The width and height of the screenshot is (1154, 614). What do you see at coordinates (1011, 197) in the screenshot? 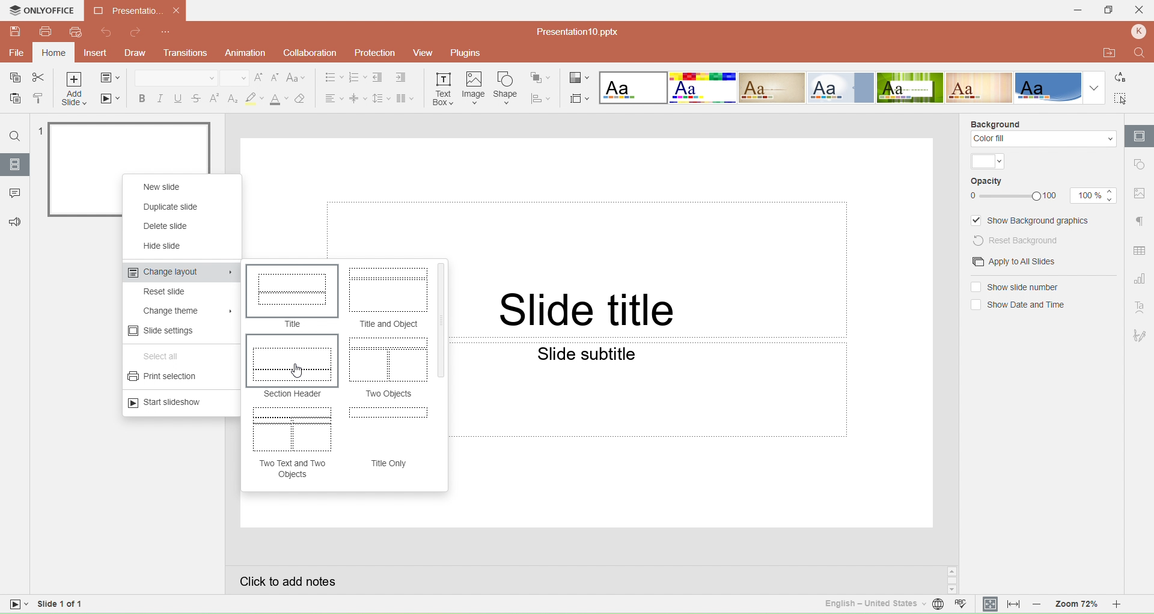
I see `Opacity Slider` at bounding box center [1011, 197].